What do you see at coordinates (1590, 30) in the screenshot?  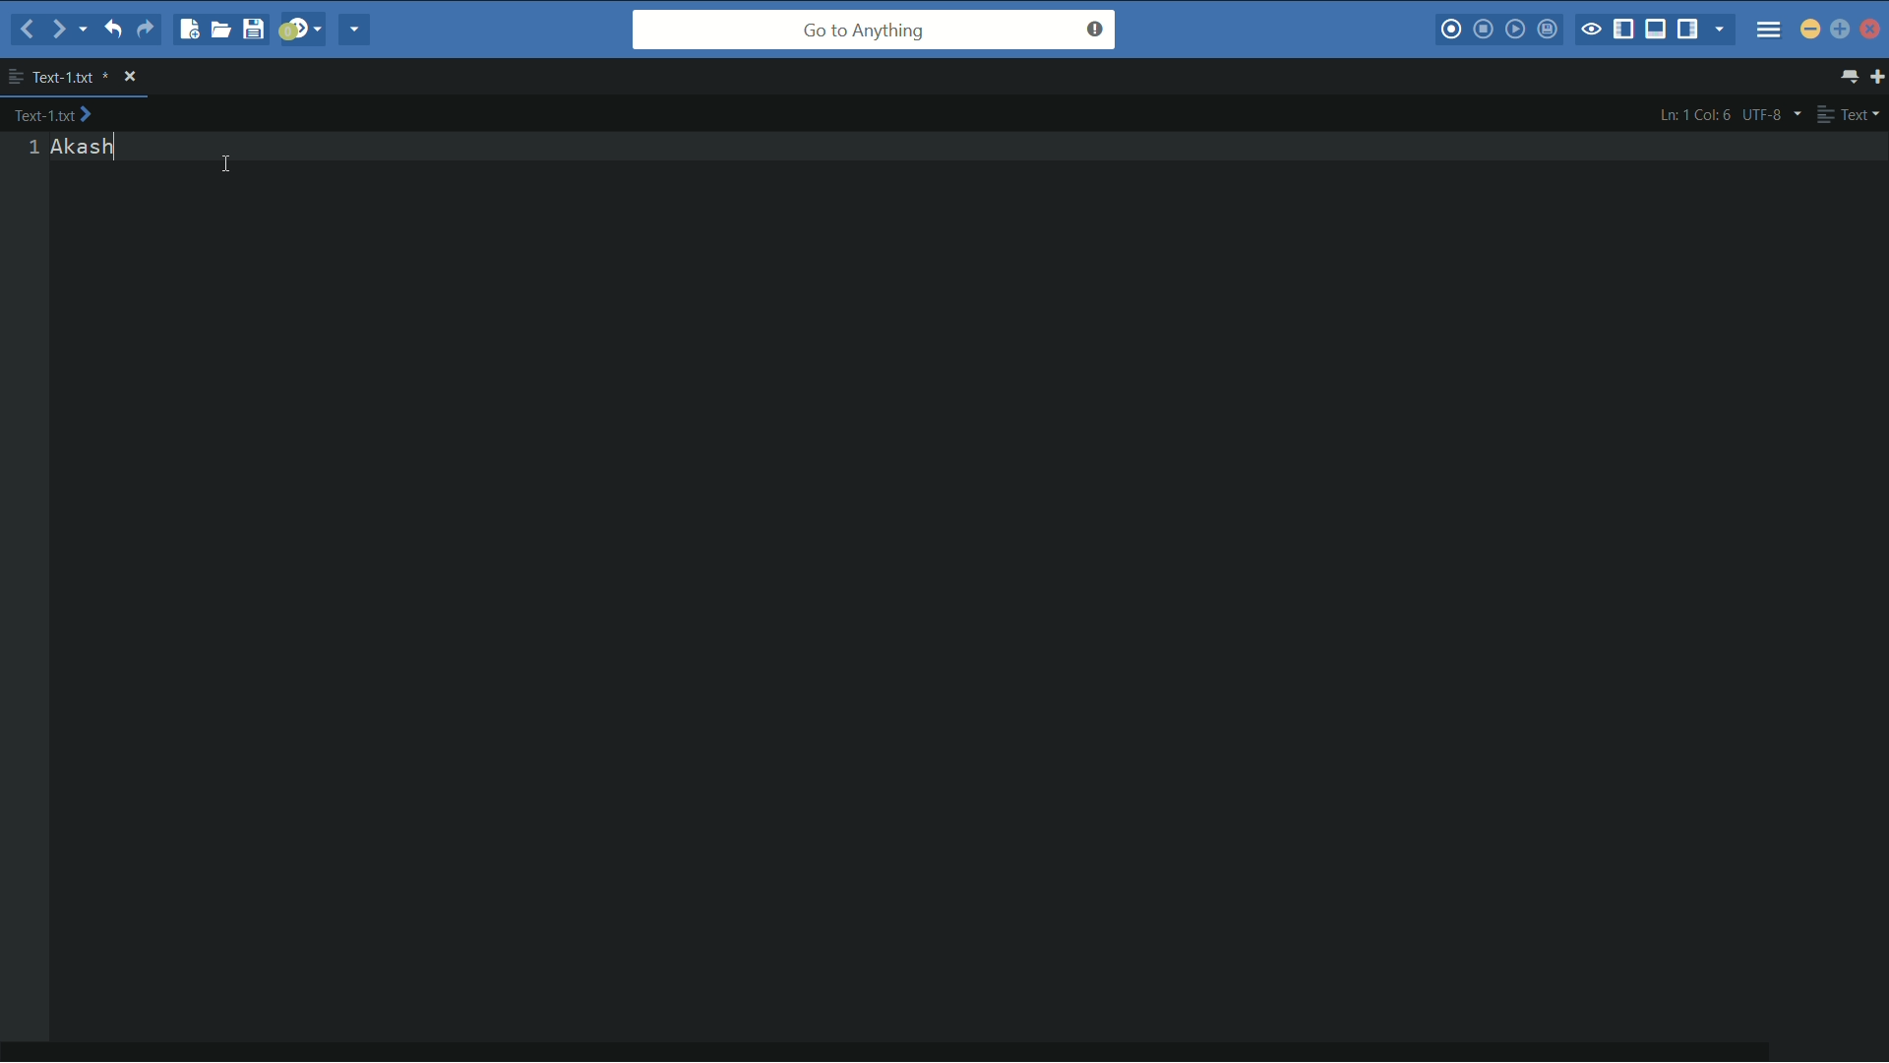 I see `toggle focus mode ` at bounding box center [1590, 30].